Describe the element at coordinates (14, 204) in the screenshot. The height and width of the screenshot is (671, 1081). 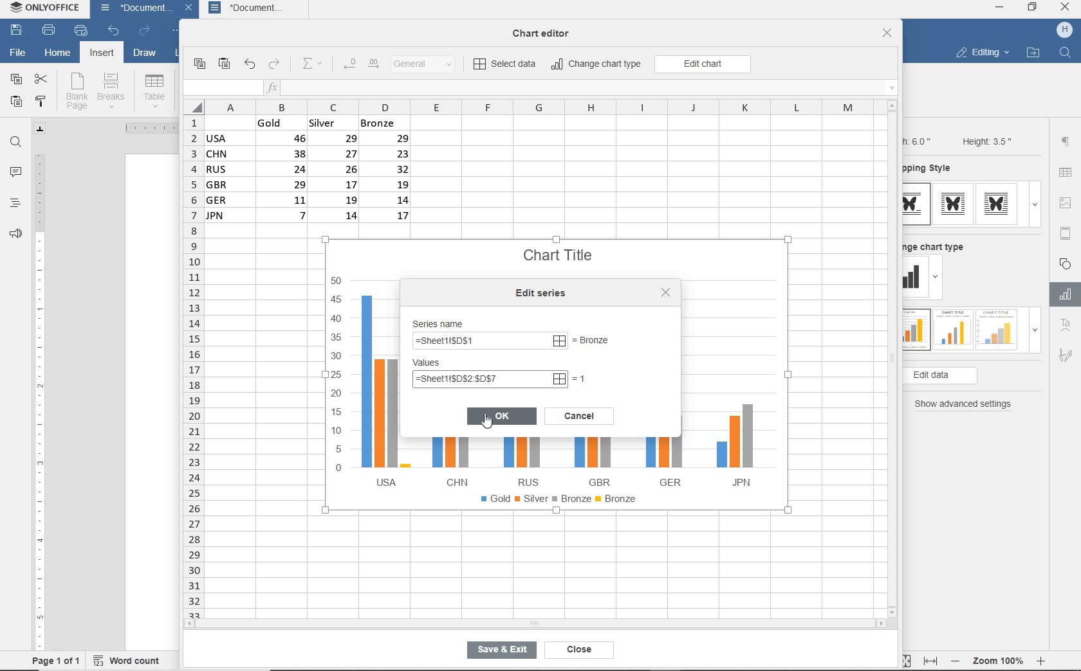
I see `headings` at that location.